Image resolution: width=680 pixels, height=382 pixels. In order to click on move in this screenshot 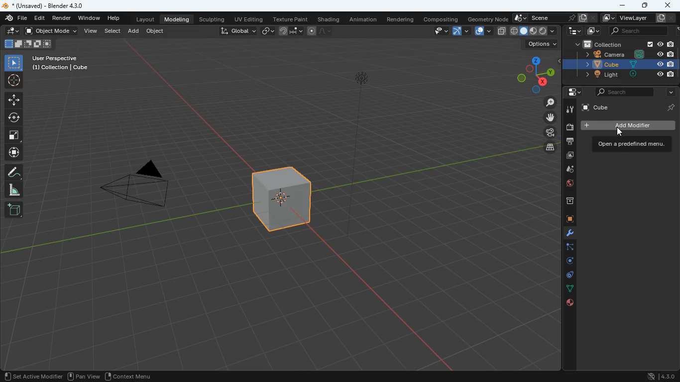, I will do `click(15, 153)`.